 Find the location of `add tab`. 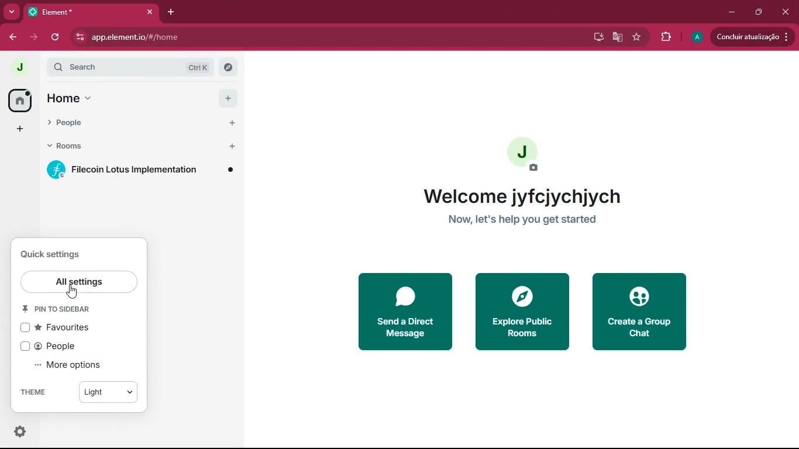

add tab is located at coordinates (172, 12).